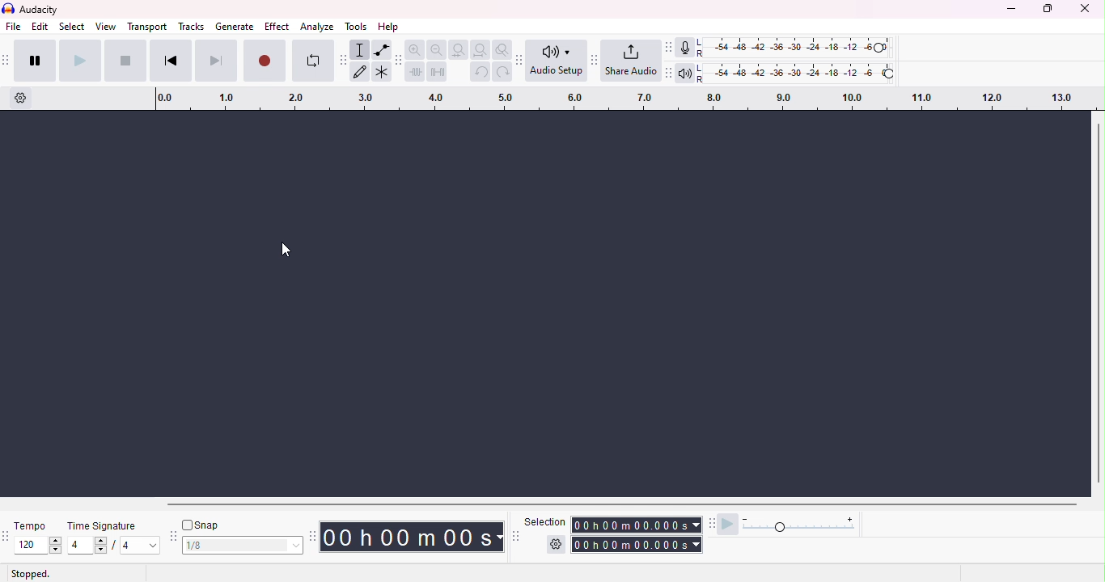  What do you see at coordinates (31, 574) in the screenshot?
I see `stopped` at bounding box center [31, 574].